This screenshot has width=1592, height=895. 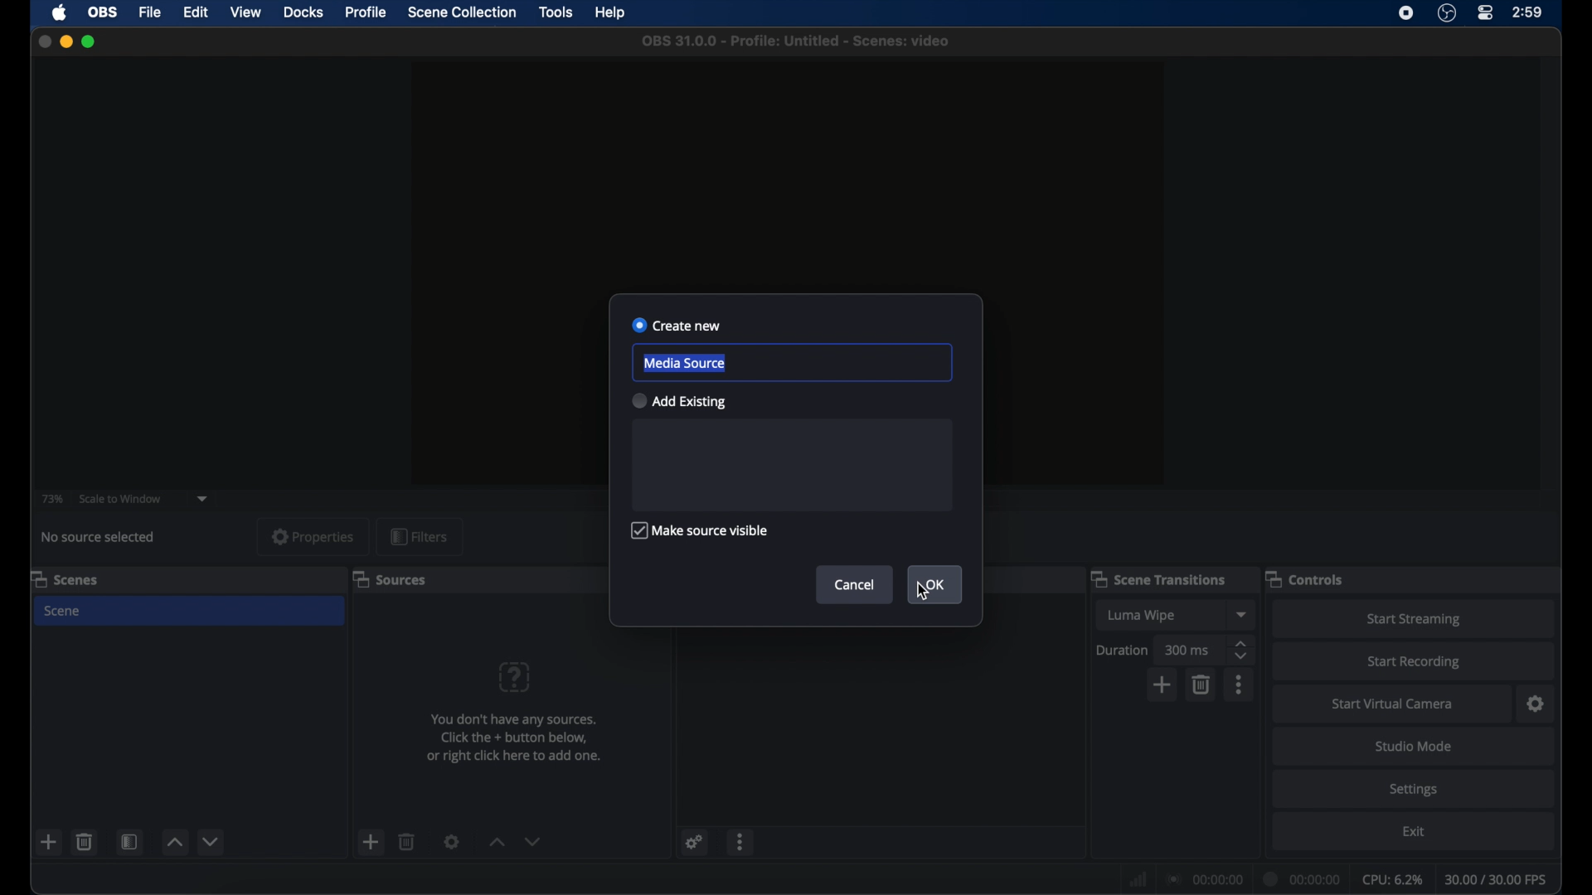 I want to click on ob, so click(x=104, y=12).